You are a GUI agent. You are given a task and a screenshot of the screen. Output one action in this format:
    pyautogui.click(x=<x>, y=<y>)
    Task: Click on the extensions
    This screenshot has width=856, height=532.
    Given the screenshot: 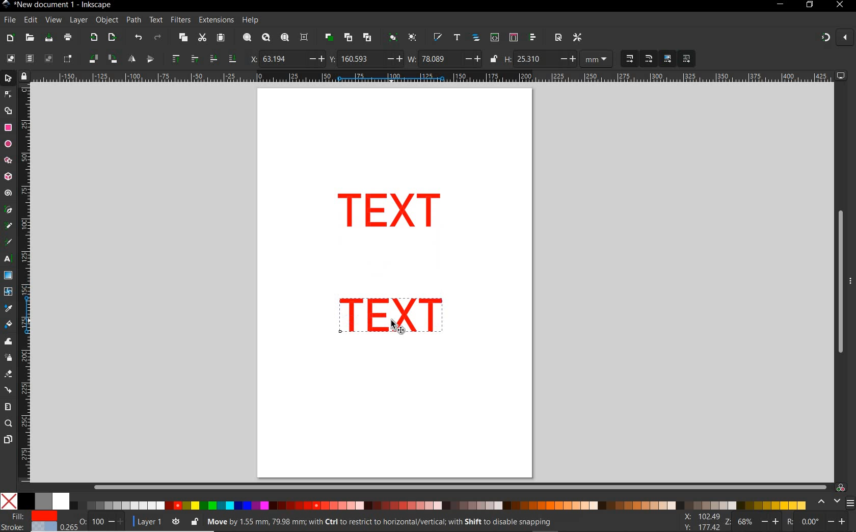 What is the action you would take?
    pyautogui.click(x=216, y=20)
    